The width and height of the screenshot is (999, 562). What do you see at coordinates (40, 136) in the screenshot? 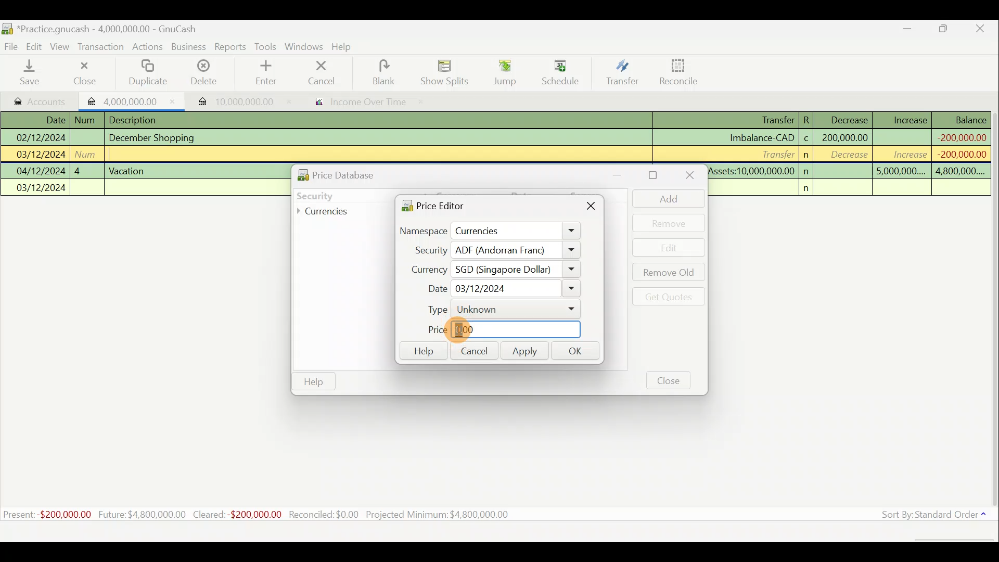
I see `02/12/2024` at bounding box center [40, 136].